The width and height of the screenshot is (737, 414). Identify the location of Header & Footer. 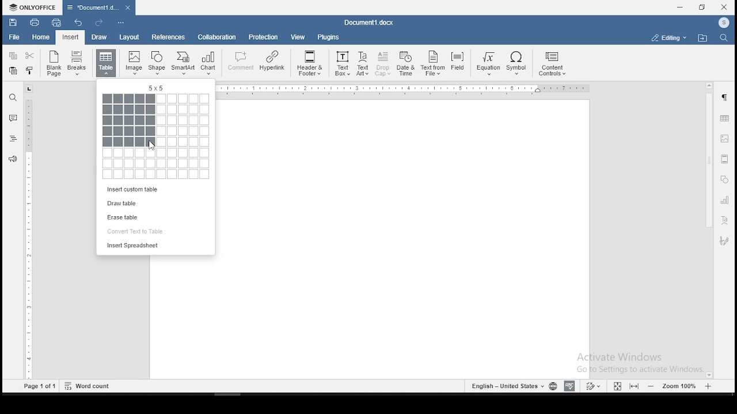
(309, 63).